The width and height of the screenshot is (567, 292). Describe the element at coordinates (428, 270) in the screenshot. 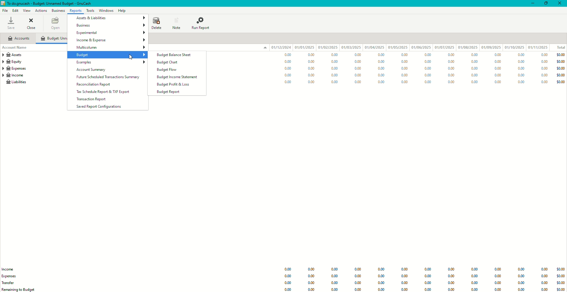

I see `0.00` at that location.